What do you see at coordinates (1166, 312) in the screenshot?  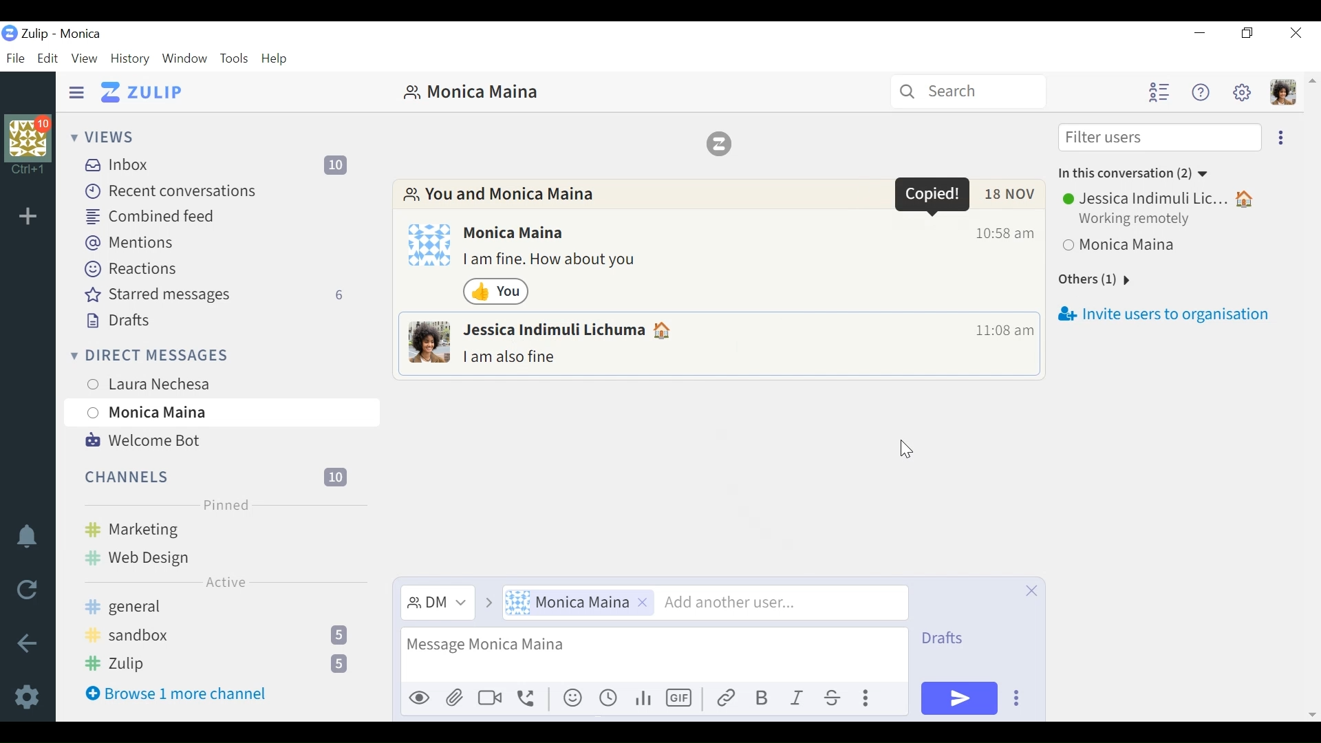 I see `Invite users to organisation` at bounding box center [1166, 312].